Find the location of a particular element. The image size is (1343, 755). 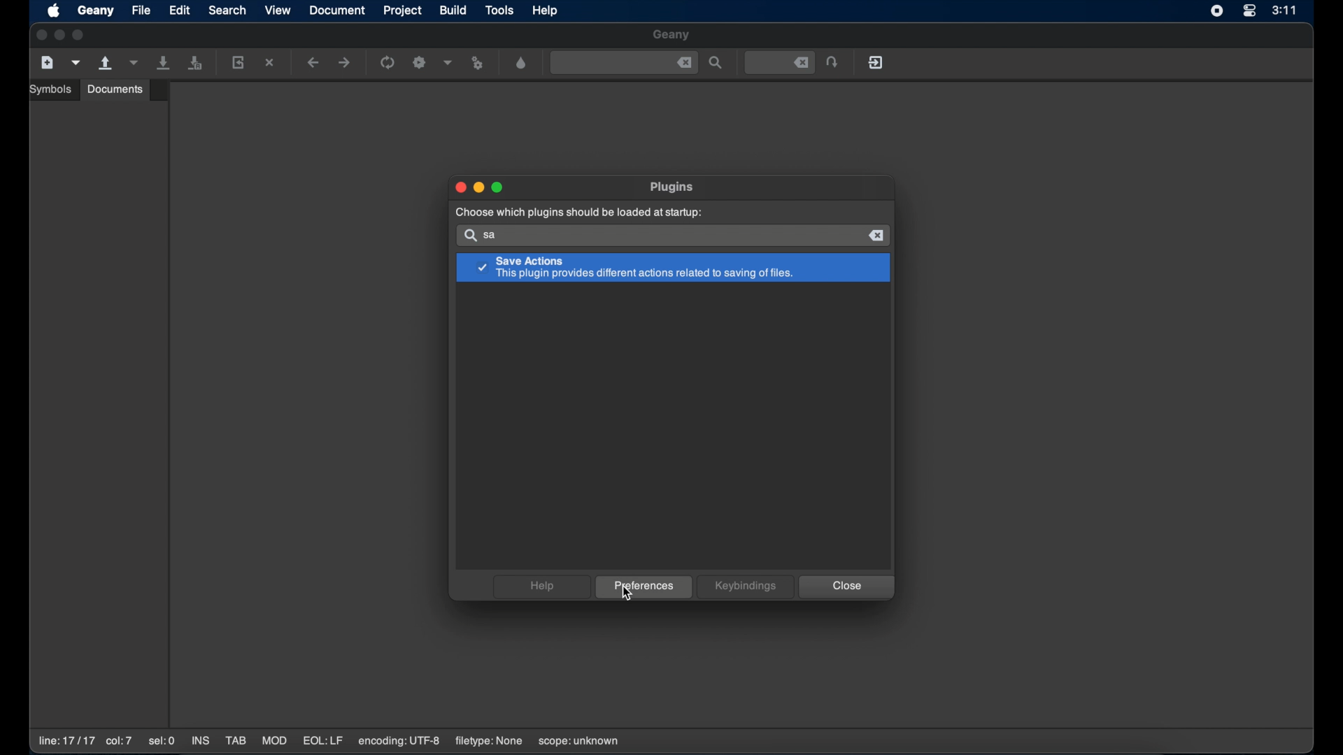

jump to the entered file is located at coordinates (833, 63).